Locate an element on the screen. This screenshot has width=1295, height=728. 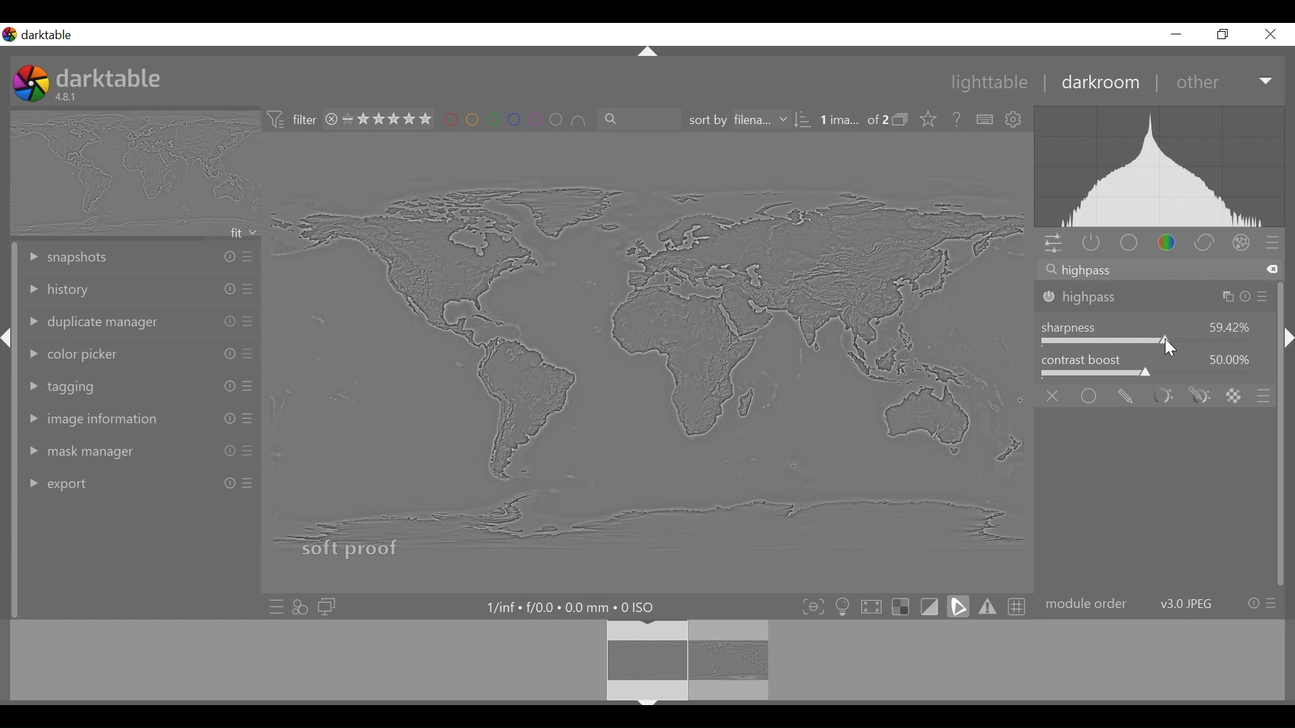
snapshots is located at coordinates (140, 255).